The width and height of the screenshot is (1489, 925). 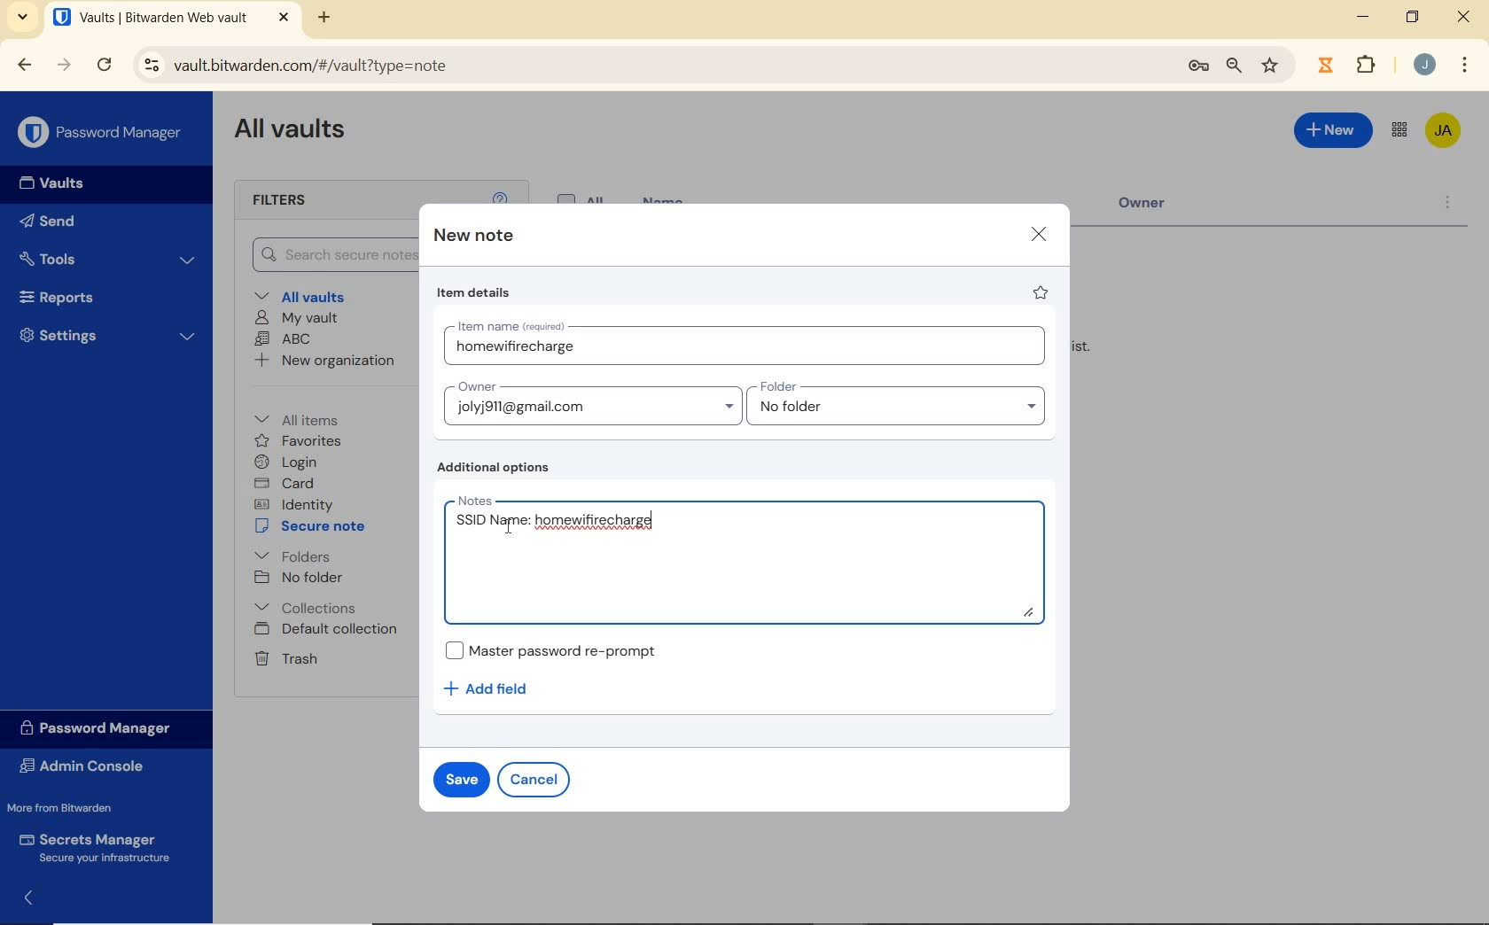 What do you see at coordinates (302, 295) in the screenshot?
I see `All vaults` at bounding box center [302, 295].